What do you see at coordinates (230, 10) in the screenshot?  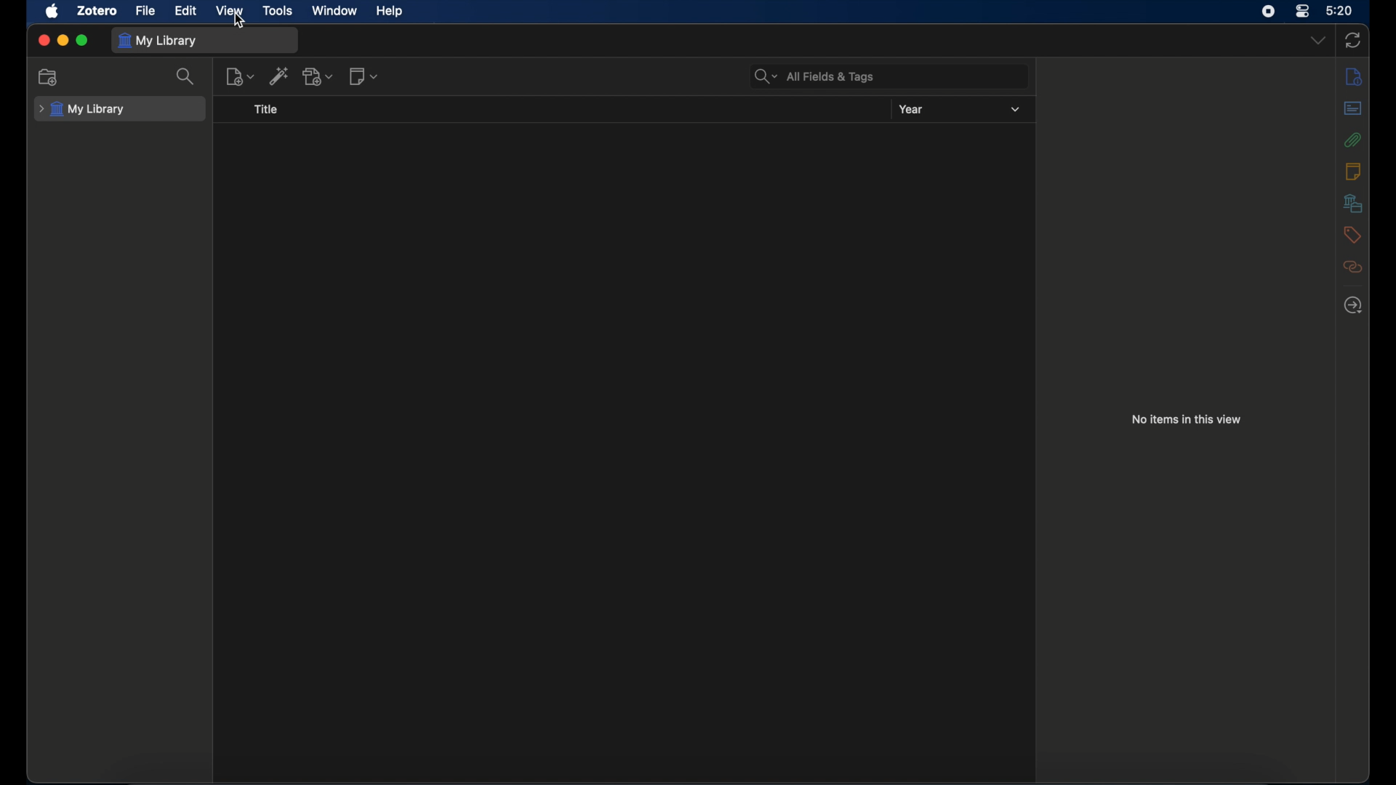 I see `view` at bounding box center [230, 10].